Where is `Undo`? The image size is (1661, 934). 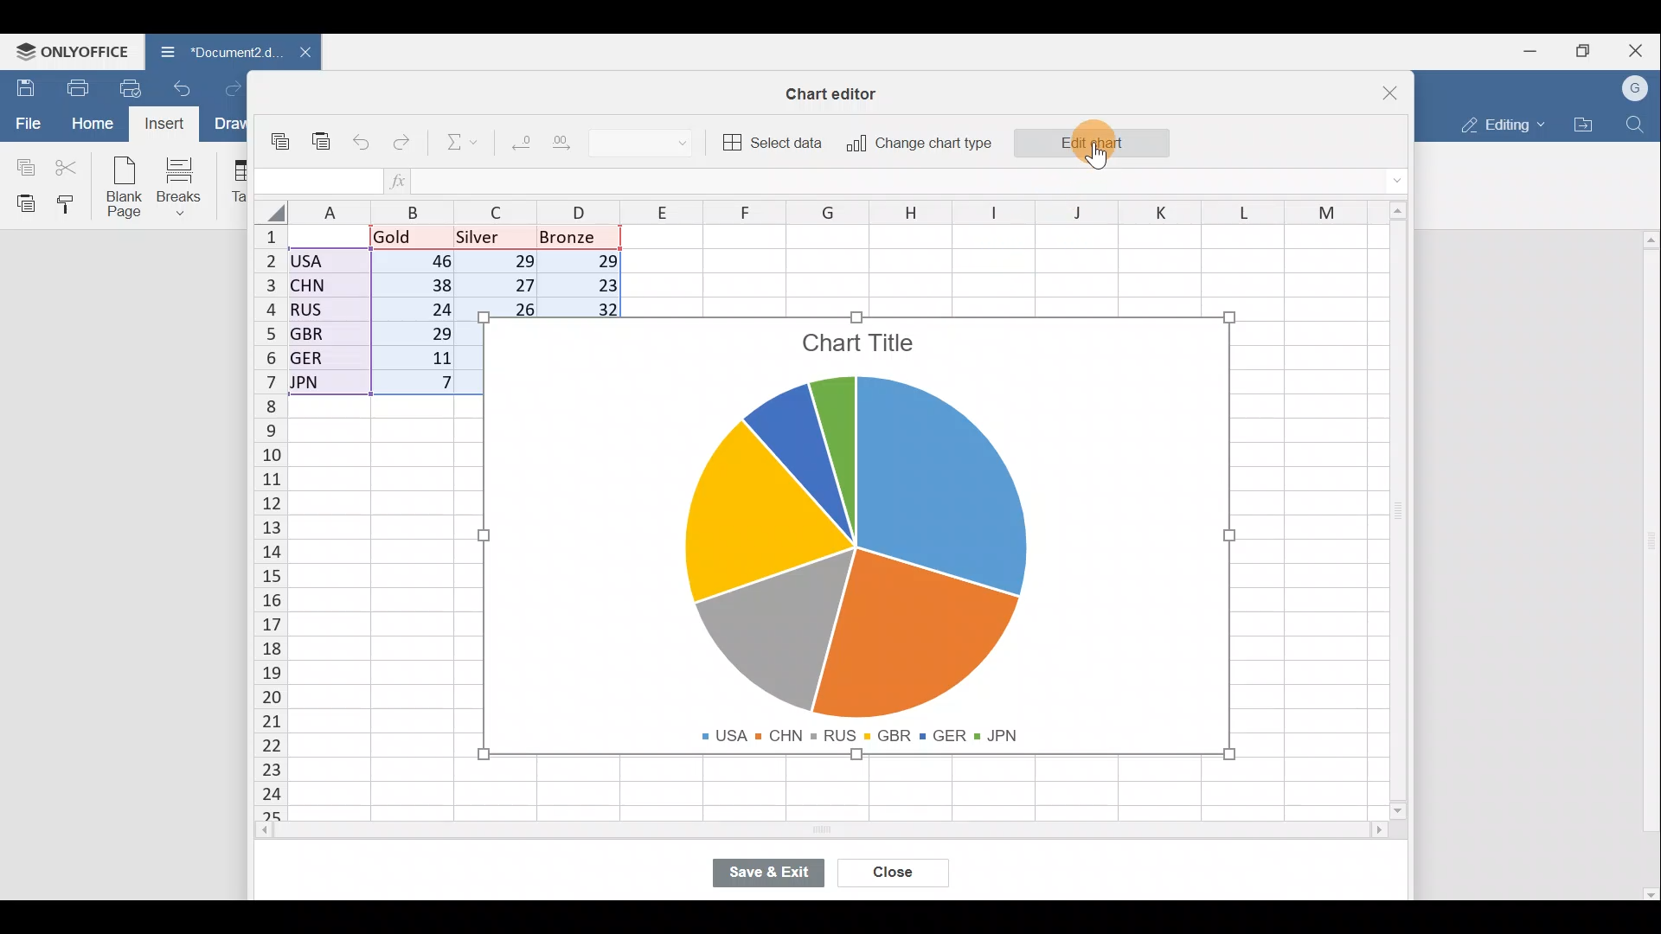
Undo is located at coordinates (365, 144).